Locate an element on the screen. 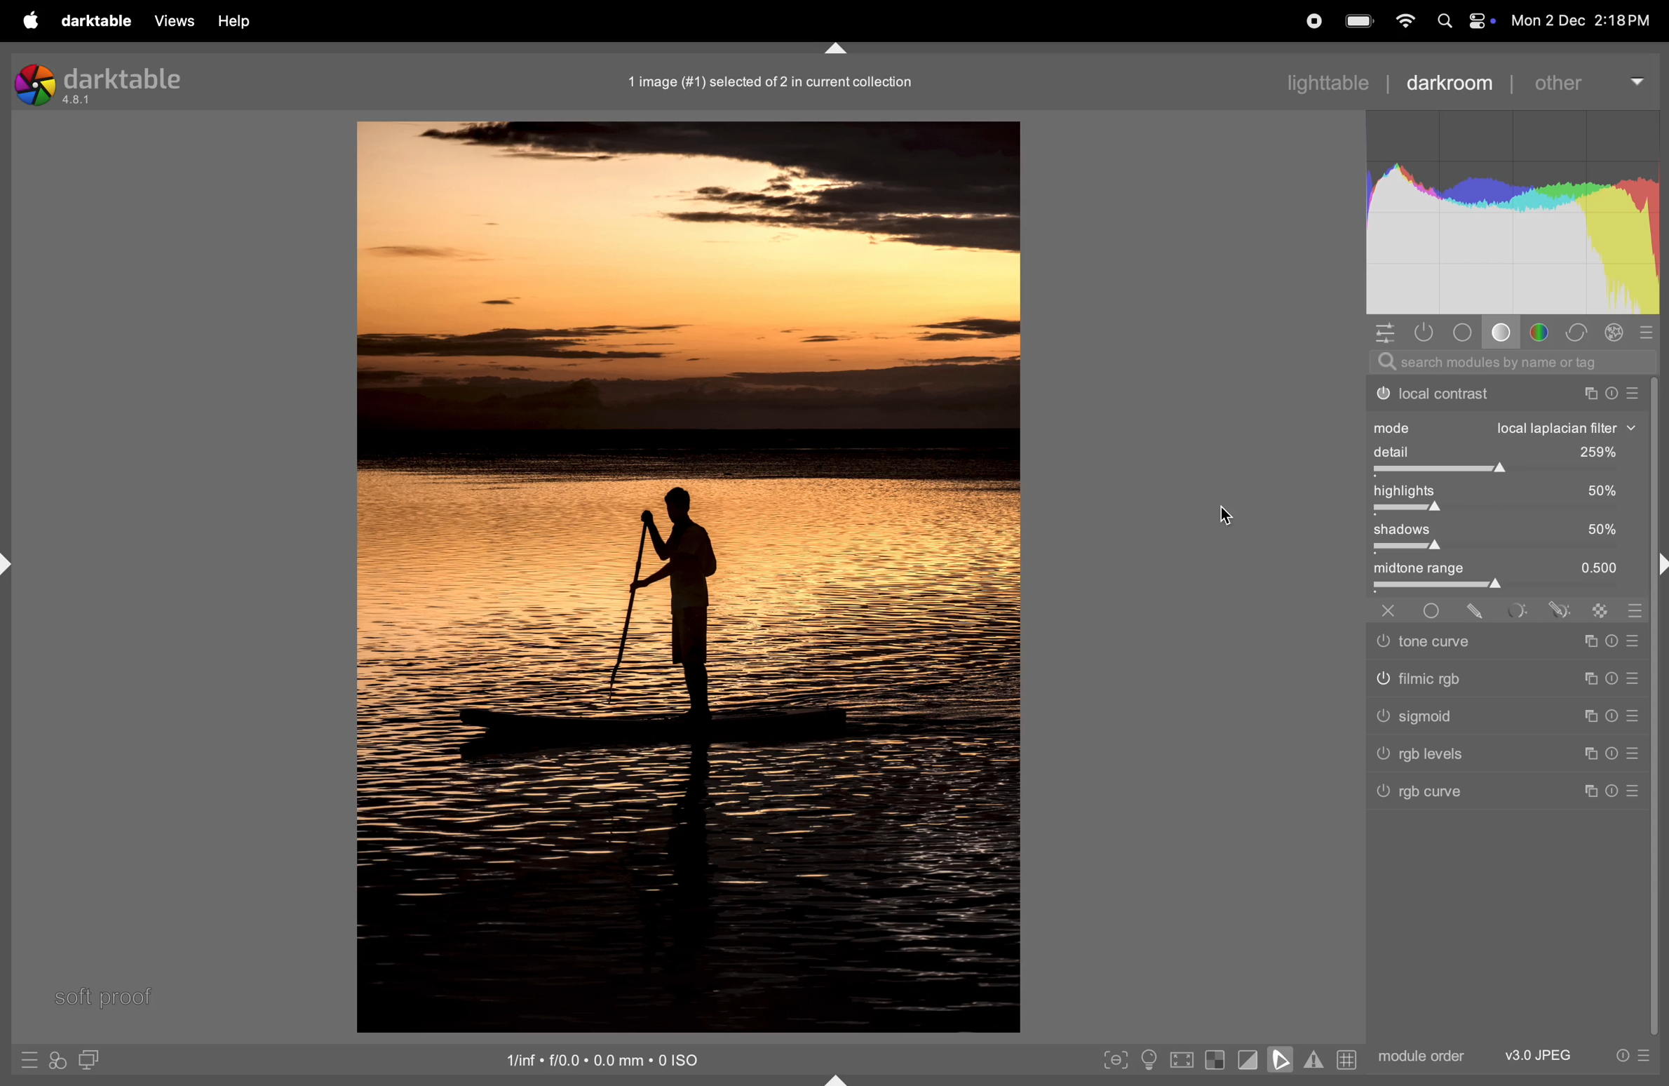 This screenshot has height=1086, width=1669. togglebar is located at coordinates (1506, 470).